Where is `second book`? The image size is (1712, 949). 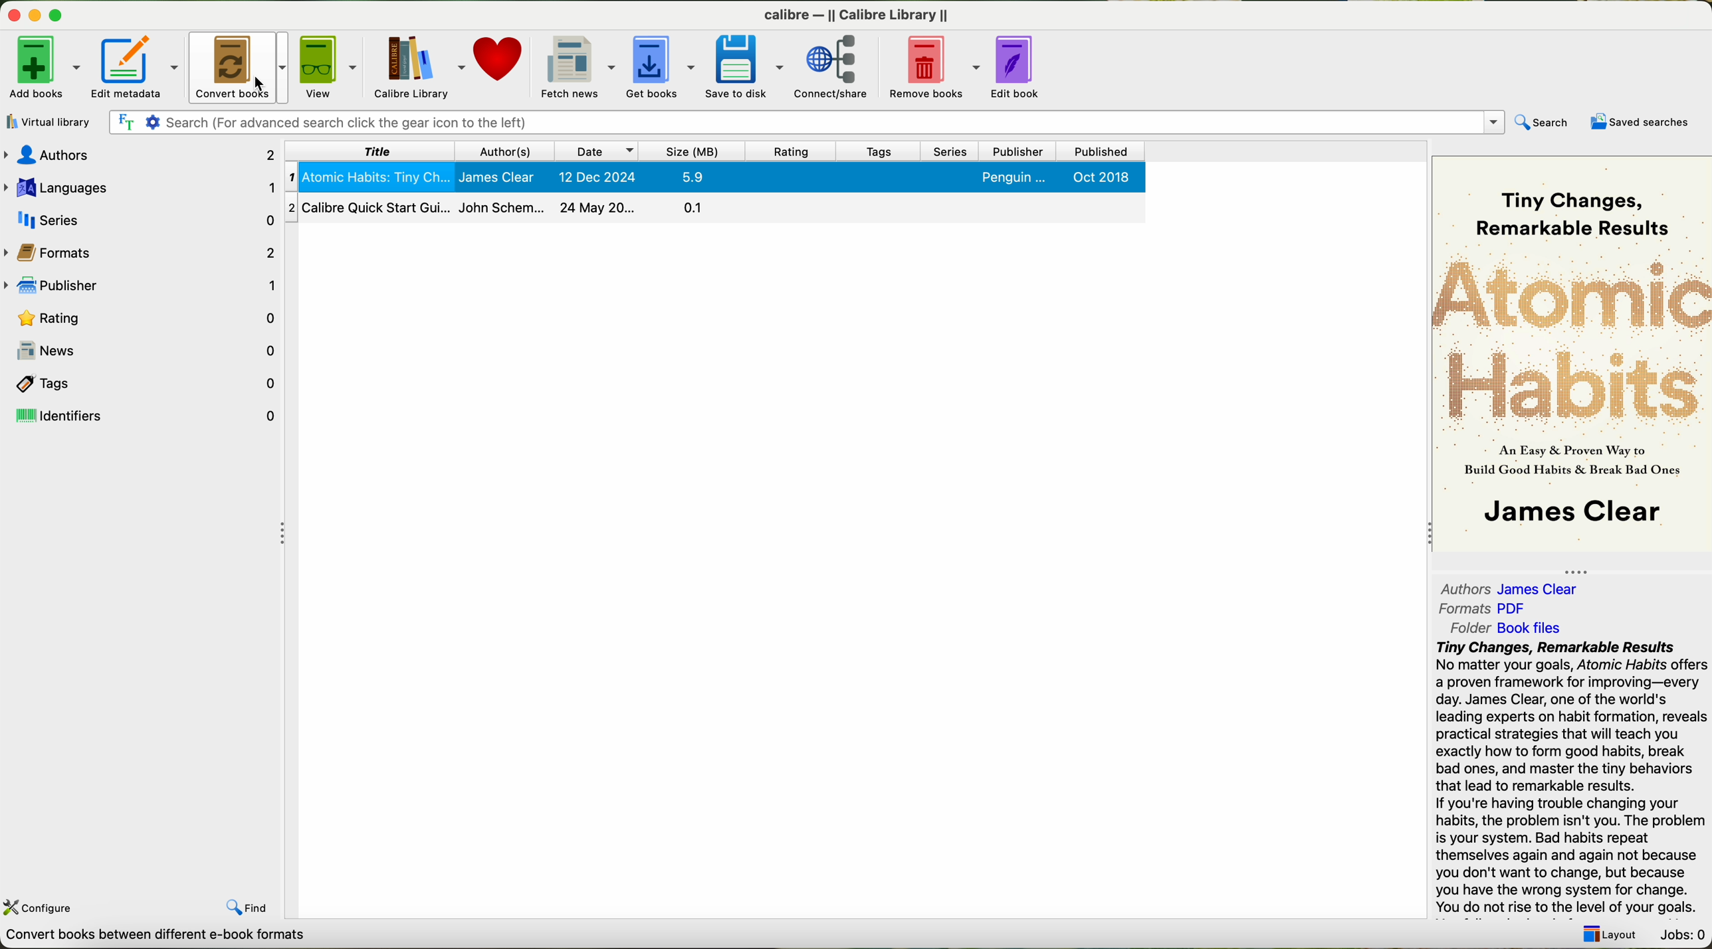 second book is located at coordinates (714, 210).